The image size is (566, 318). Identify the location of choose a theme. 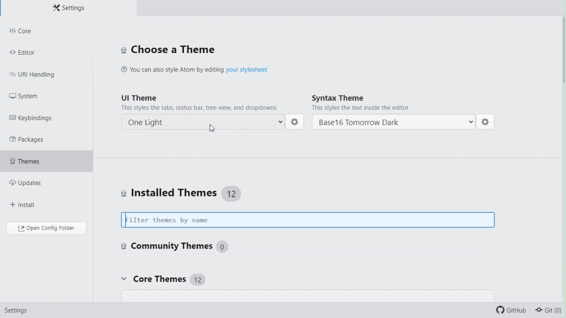
(168, 50).